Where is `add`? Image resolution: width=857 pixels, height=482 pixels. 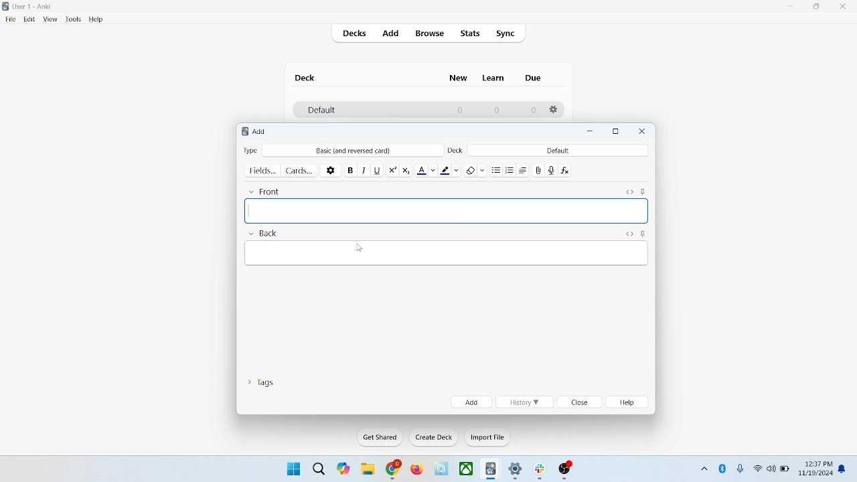
add is located at coordinates (471, 402).